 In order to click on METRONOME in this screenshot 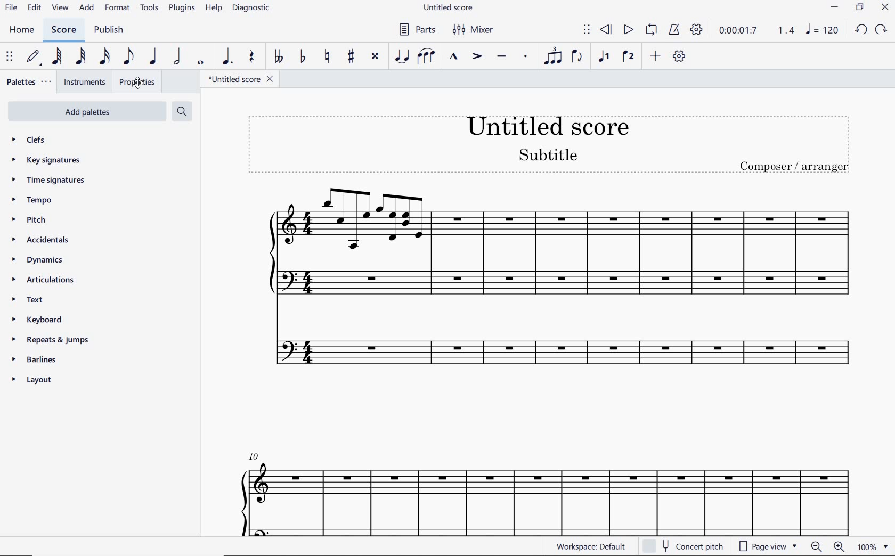, I will do `click(675, 29)`.